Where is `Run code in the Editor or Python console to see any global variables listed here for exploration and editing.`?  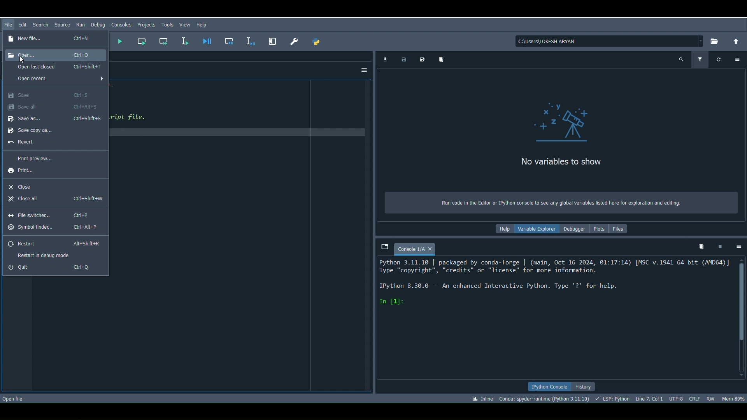 Run code in the Editor or Python console to see any global variables listed here for exploration and editing. is located at coordinates (561, 203).